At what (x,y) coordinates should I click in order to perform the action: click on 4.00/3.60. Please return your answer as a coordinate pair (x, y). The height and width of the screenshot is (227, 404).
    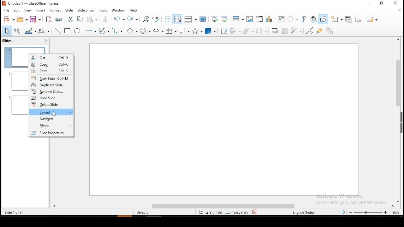
    Looking at the image, I should click on (211, 213).